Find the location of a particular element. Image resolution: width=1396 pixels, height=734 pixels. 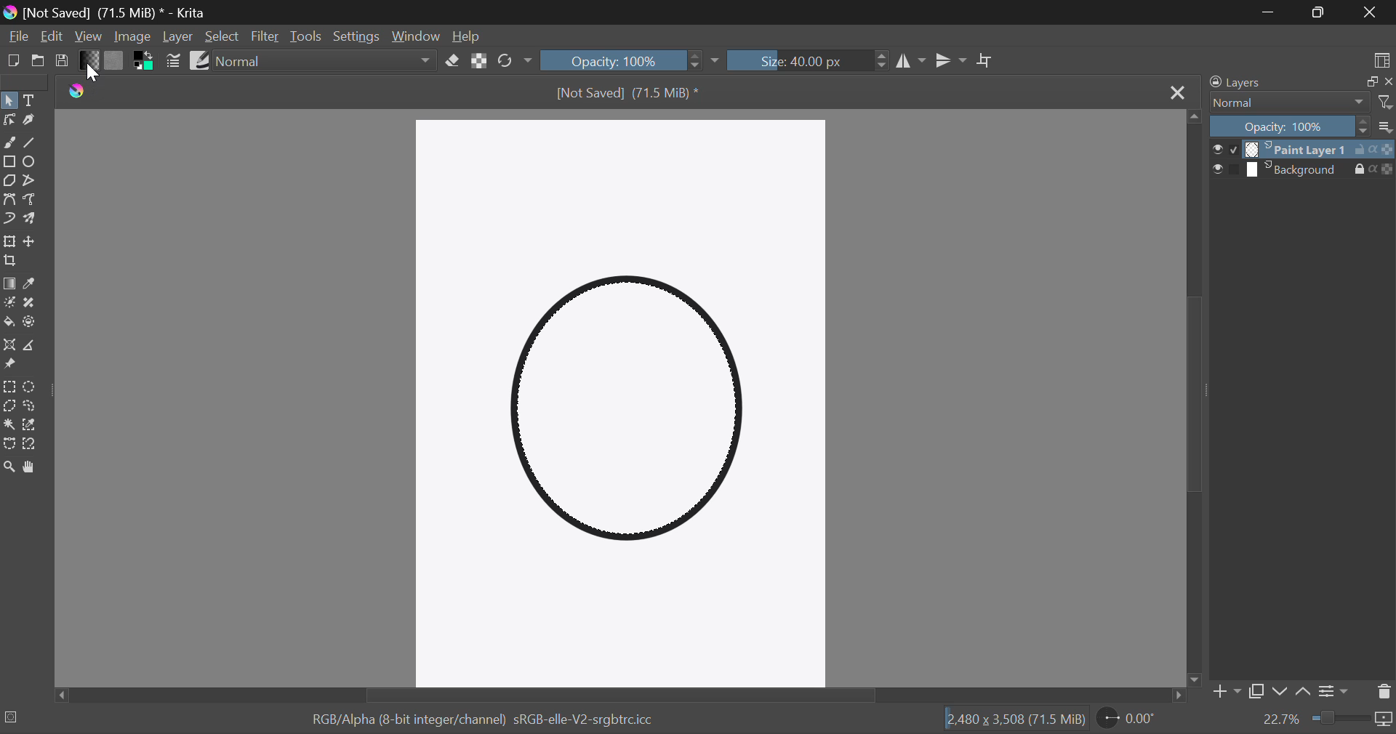

New is located at coordinates (12, 61).